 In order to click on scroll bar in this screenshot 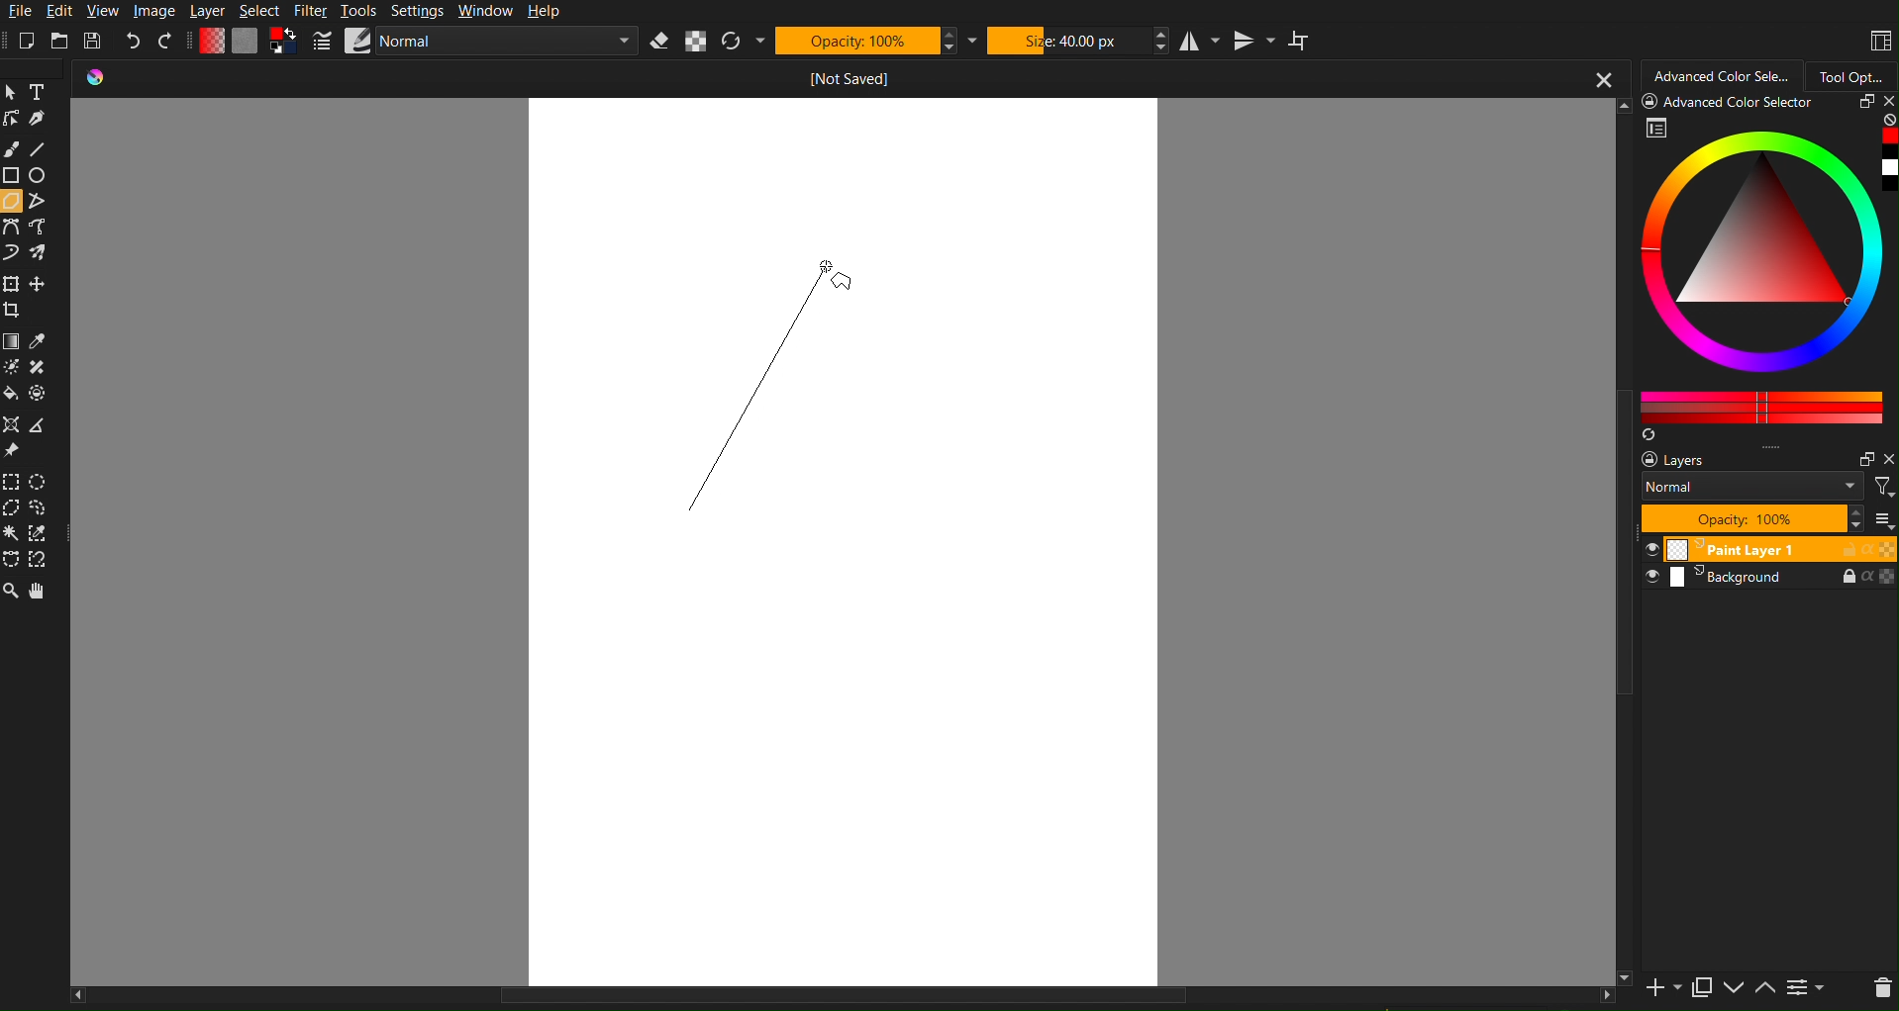, I will do `click(842, 999)`.